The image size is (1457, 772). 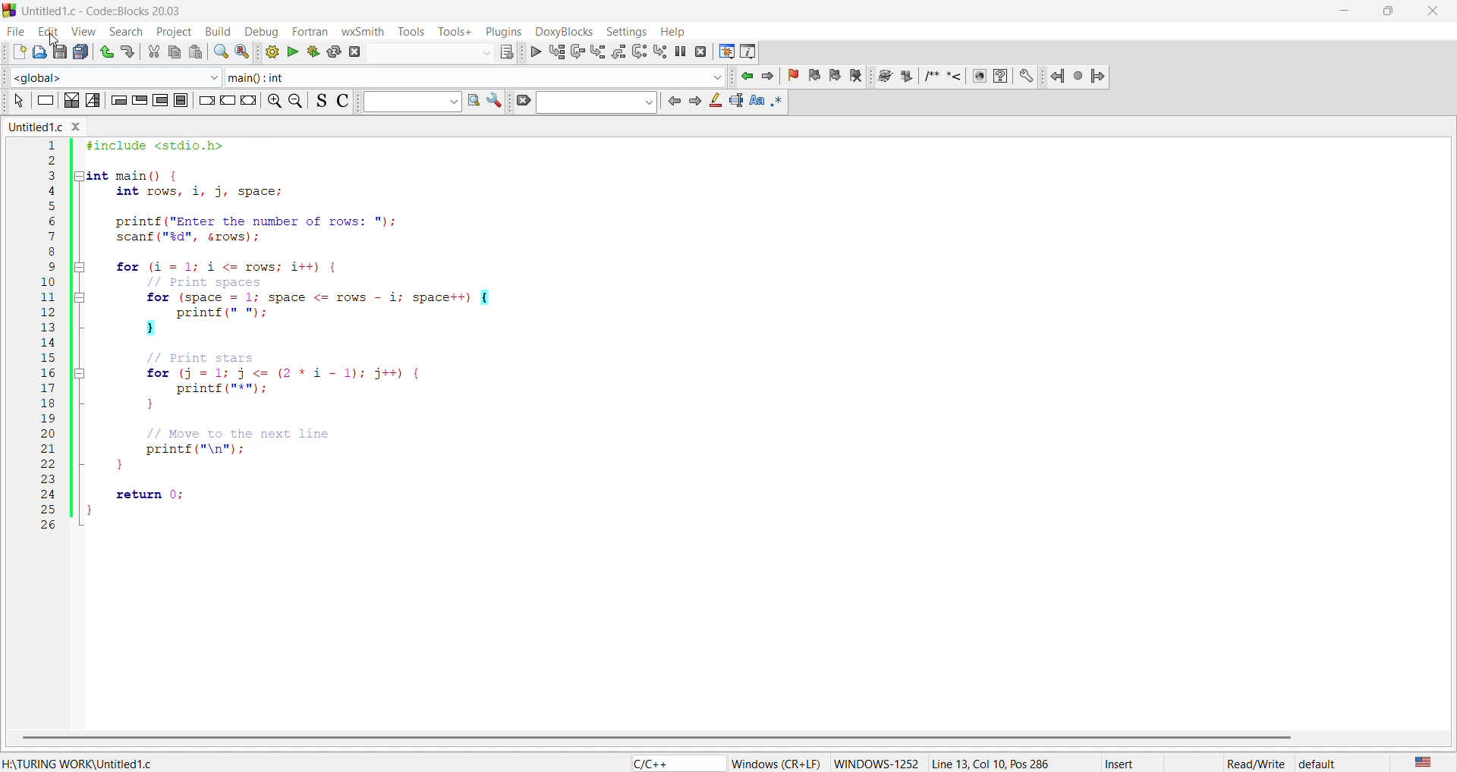 I want to click on previous, so click(x=673, y=101).